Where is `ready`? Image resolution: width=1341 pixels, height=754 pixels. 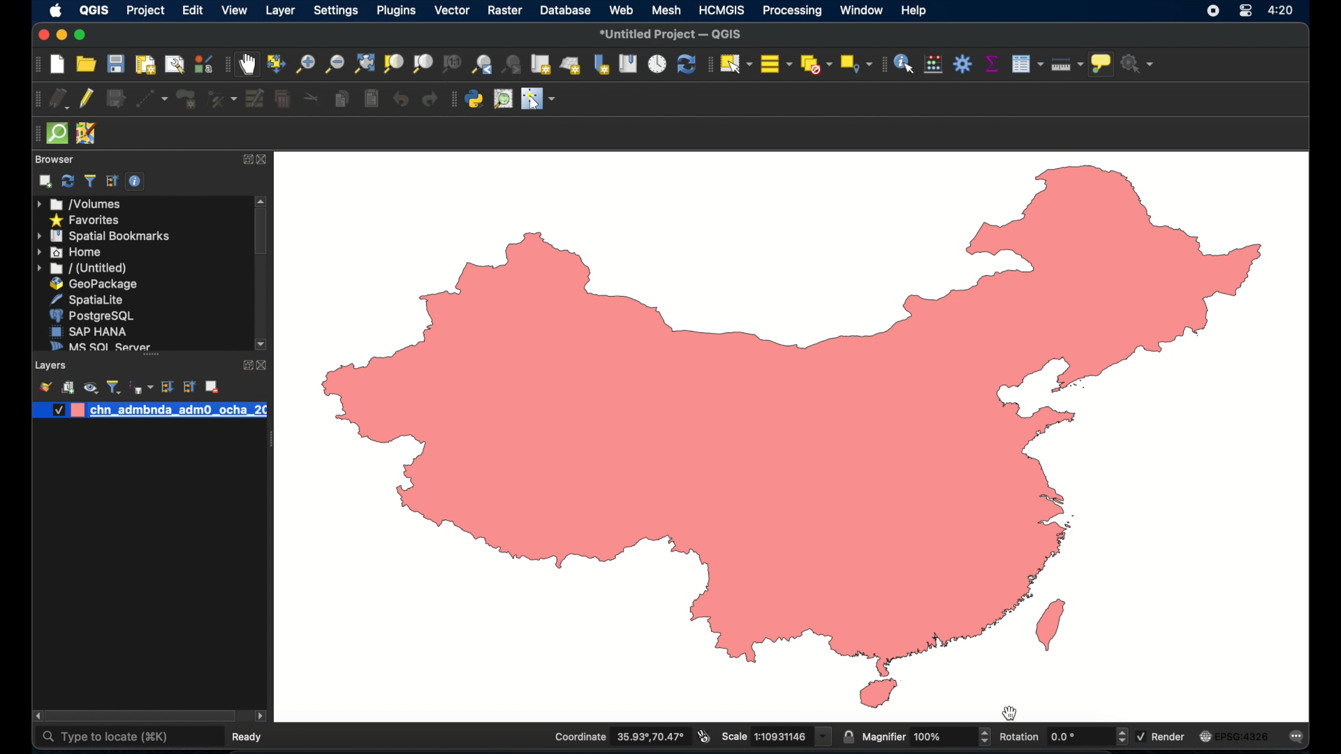
ready is located at coordinates (251, 736).